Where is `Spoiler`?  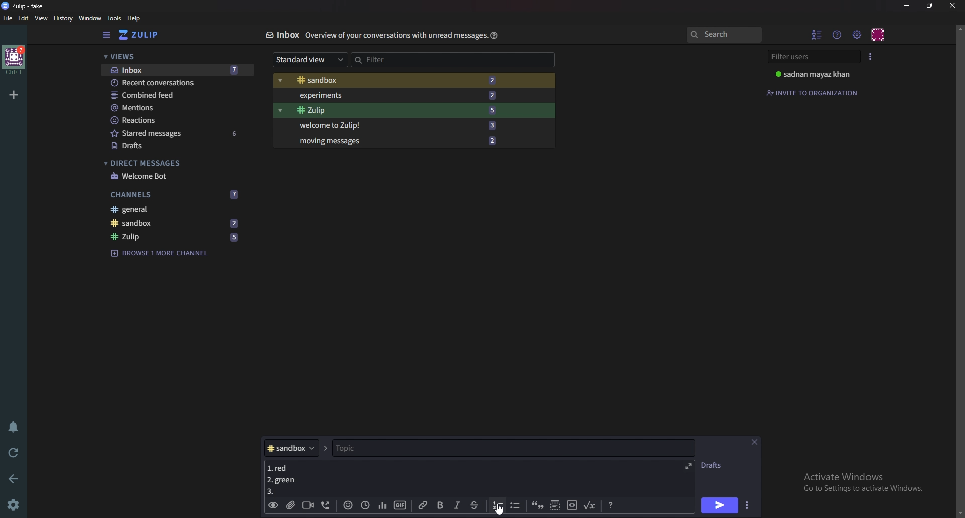
Spoiler is located at coordinates (554, 506).